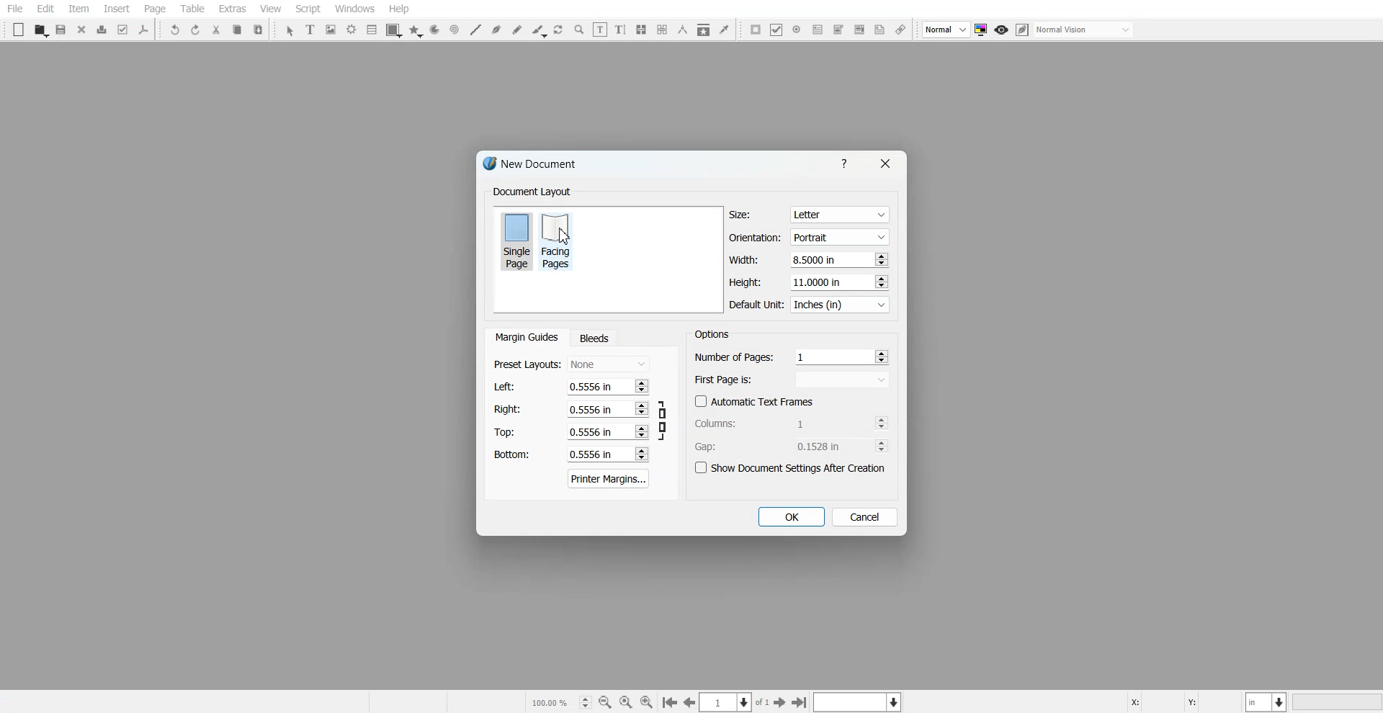  Describe the element at coordinates (822, 423) in the screenshot. I see `1` at that location.